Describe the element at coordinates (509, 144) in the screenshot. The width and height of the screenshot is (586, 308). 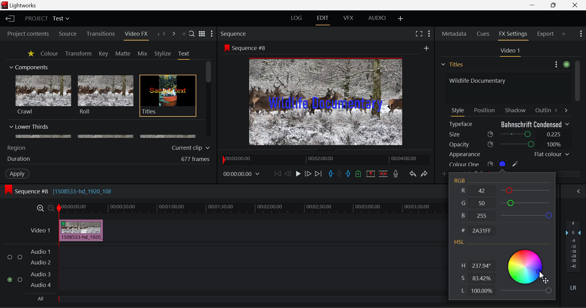
I see `Opacity` at that location.